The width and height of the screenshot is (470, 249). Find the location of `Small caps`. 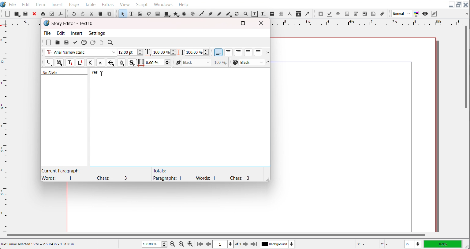

Small caps is located at coordinates (100, 62).